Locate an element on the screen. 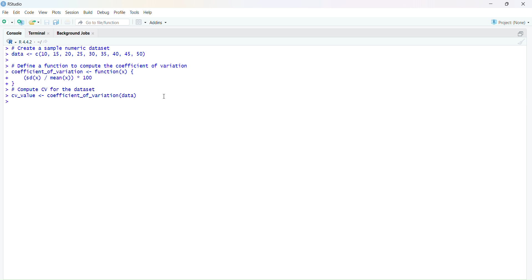 This screenshot has height=280, width=532. add R file is located at coordinates (21, 22).